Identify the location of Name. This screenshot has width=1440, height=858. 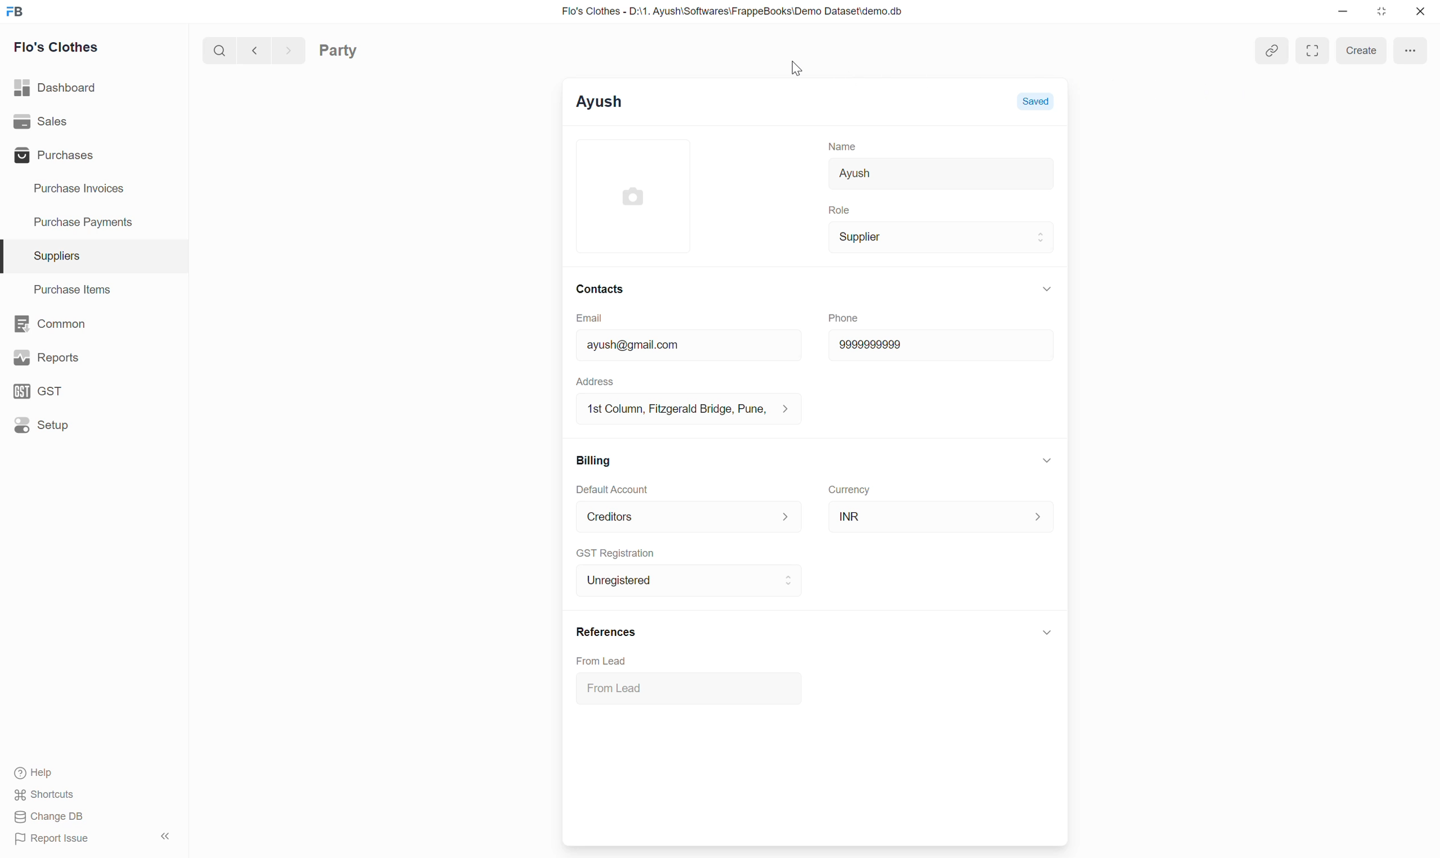
(842, 146).